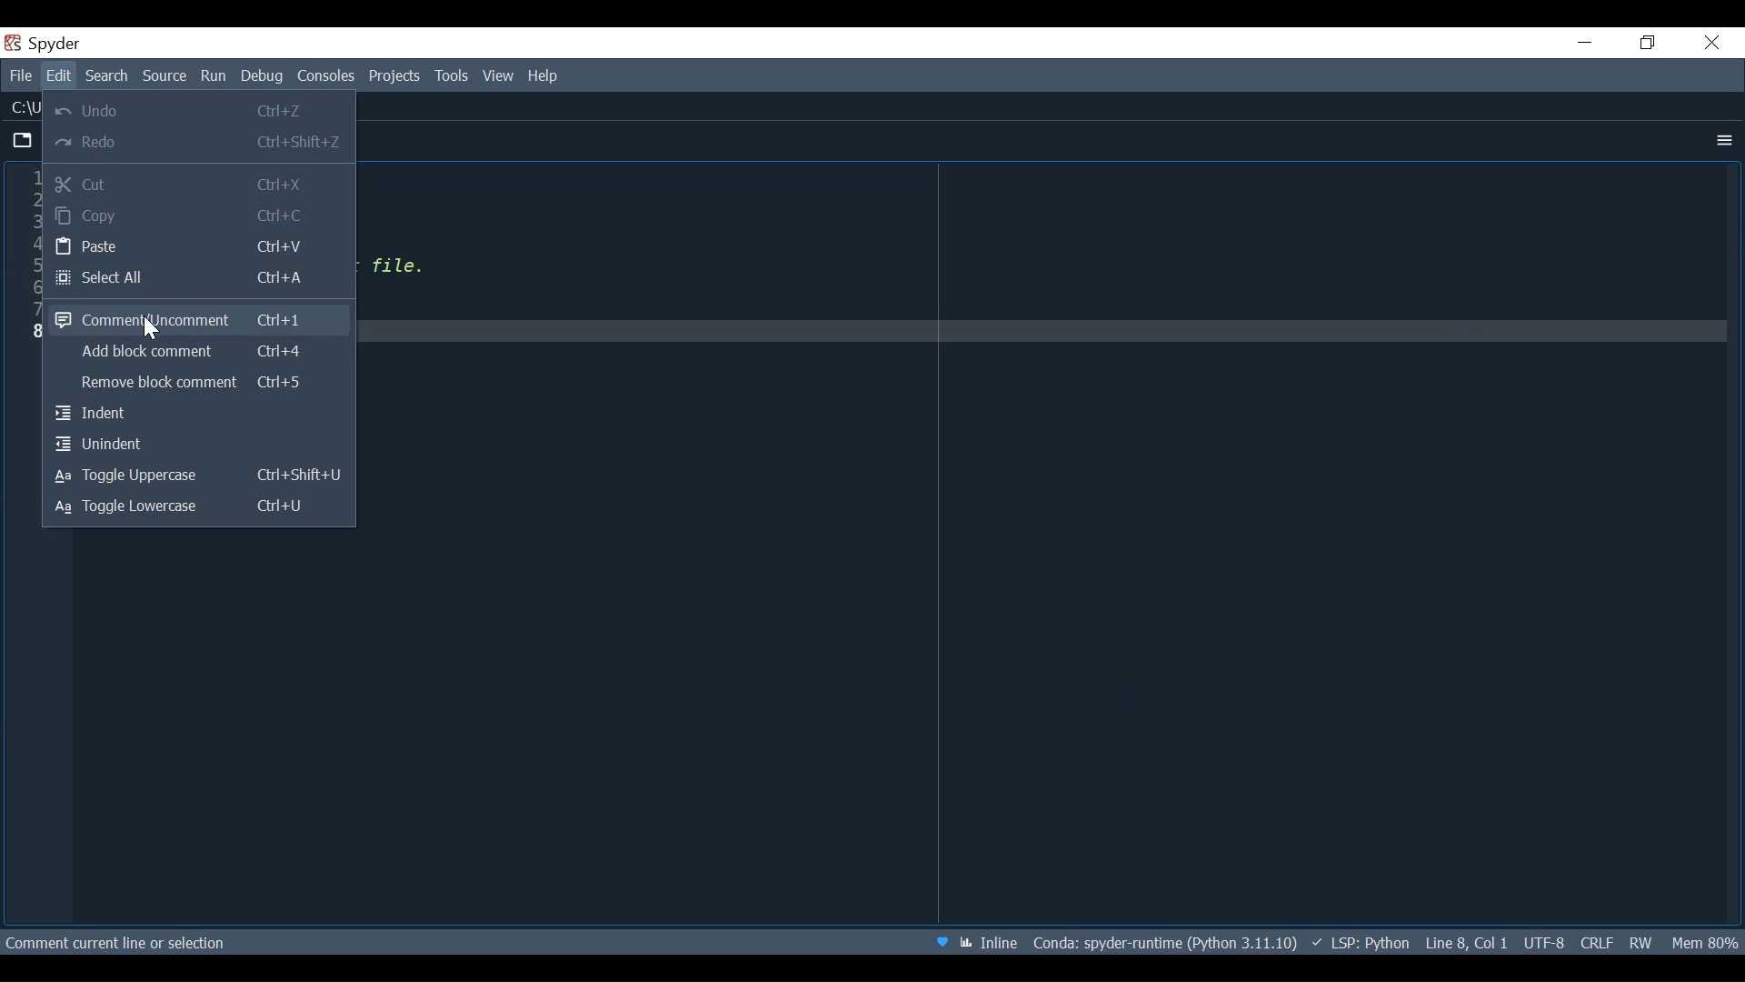 This screenshot has width=1745, height=982. What do you see at coordinates (195, 354) in the screenshot?
I see `Add block comment` at bounding box center [195, 354].